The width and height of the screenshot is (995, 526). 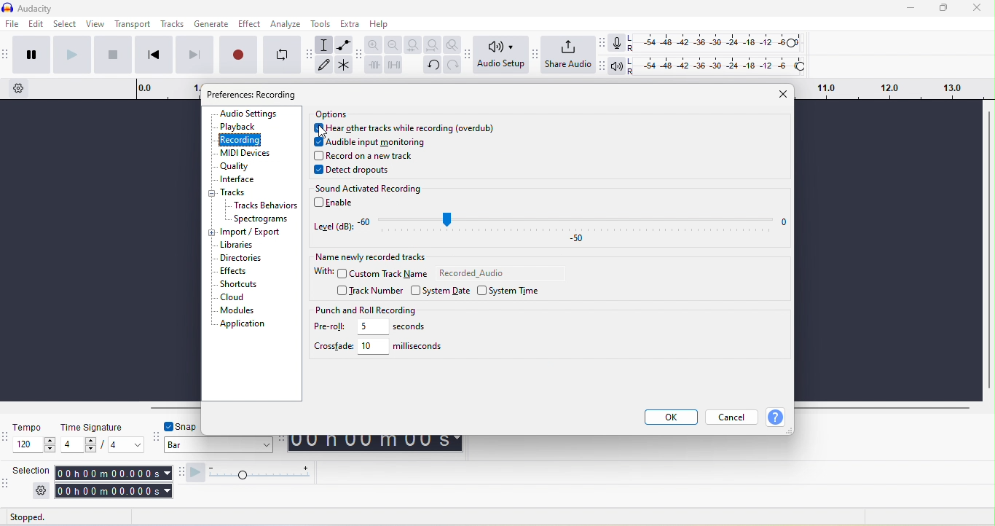 I want to click on interface, so click(x=236, y=180).